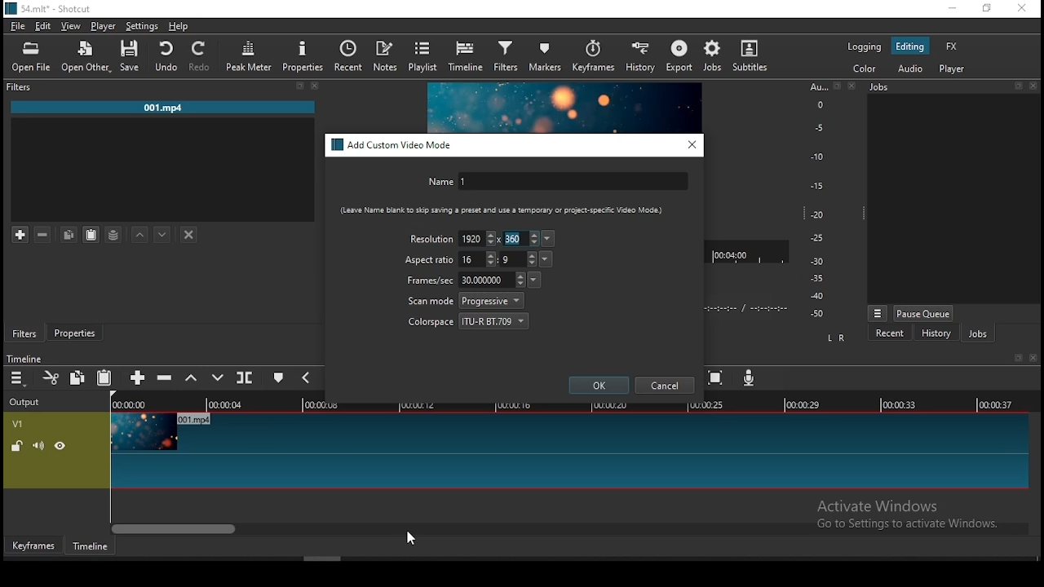 This screenshot has width=1044, height=587. What do you see at coordinates (555, 183) in the screenshot?
I see `name` at bounding box center [555, 183].